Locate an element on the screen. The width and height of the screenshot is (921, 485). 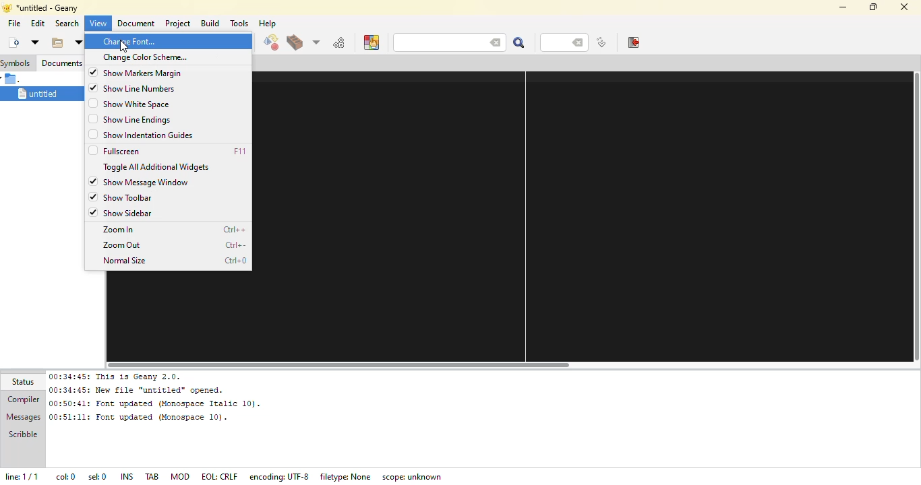
documents is located at coordinates (61, 62).